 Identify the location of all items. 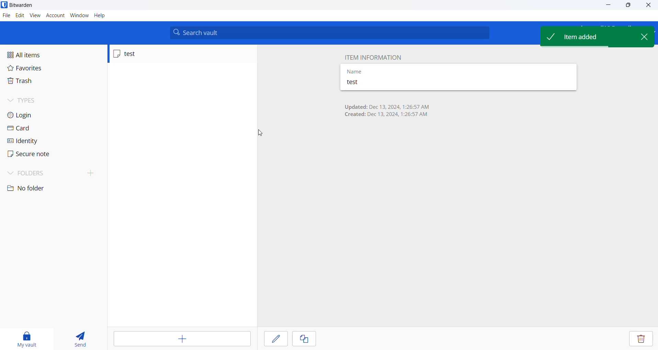
(38, 55).